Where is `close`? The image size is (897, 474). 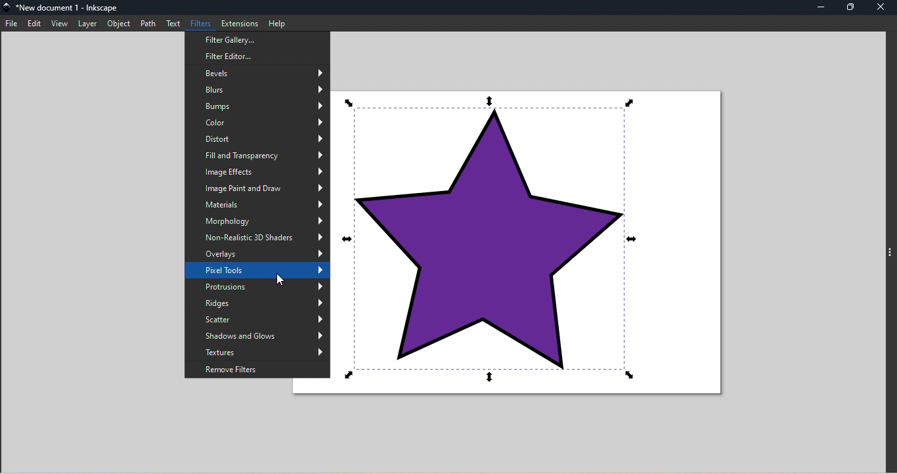
close is located at coordinates (883, 7).